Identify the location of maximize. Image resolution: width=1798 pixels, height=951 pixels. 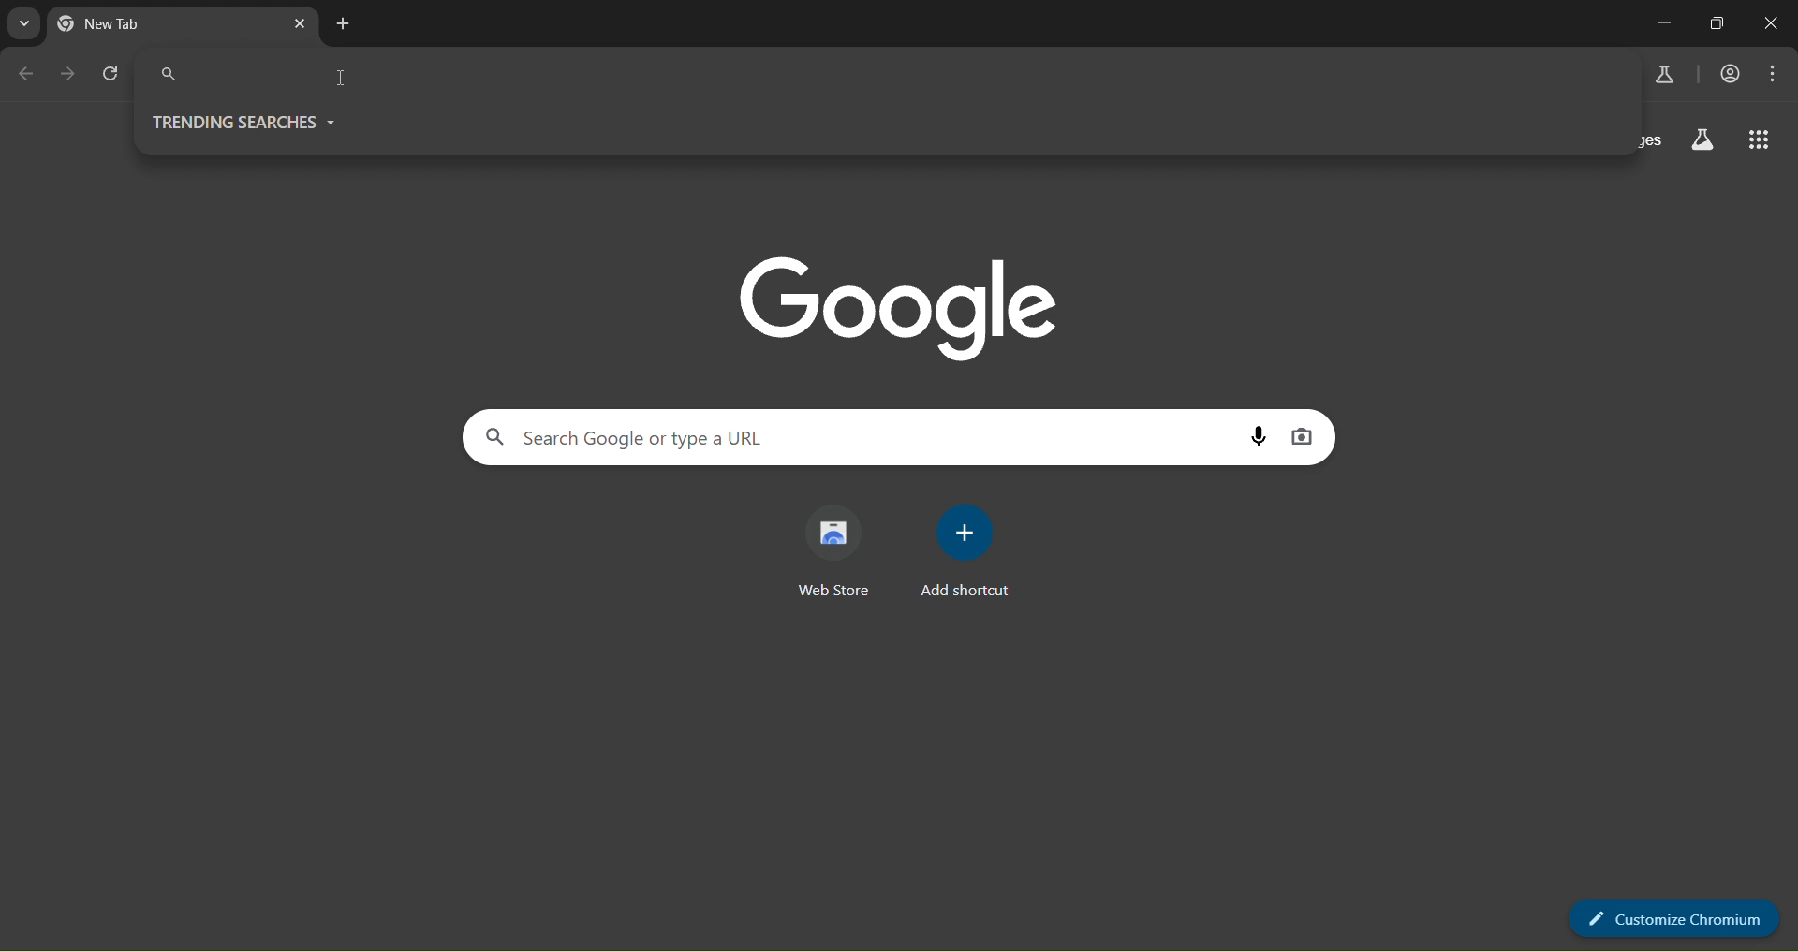
(1717, 24).